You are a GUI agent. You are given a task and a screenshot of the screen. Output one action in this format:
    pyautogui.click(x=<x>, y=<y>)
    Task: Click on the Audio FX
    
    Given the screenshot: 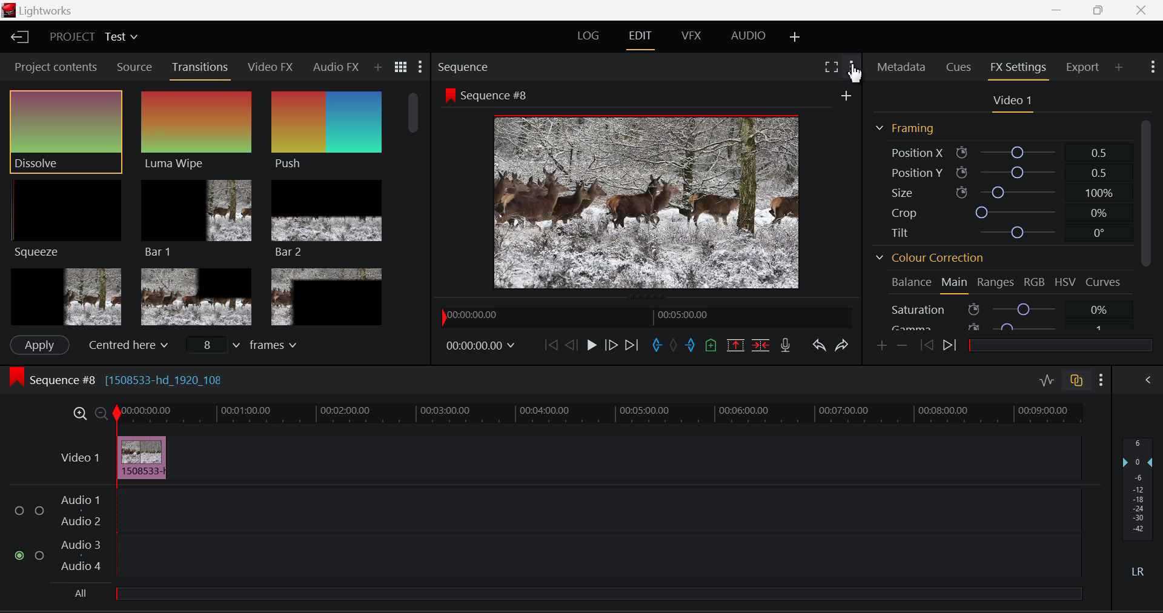 What is the action you would take?
    pyautogui.click(x=335, y=67)
    